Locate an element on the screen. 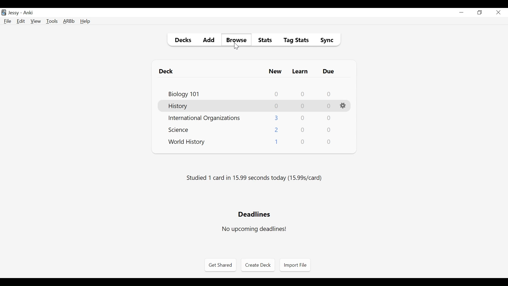 The image size is (508, 286). New Card Count is located at coordinates (277, 95).